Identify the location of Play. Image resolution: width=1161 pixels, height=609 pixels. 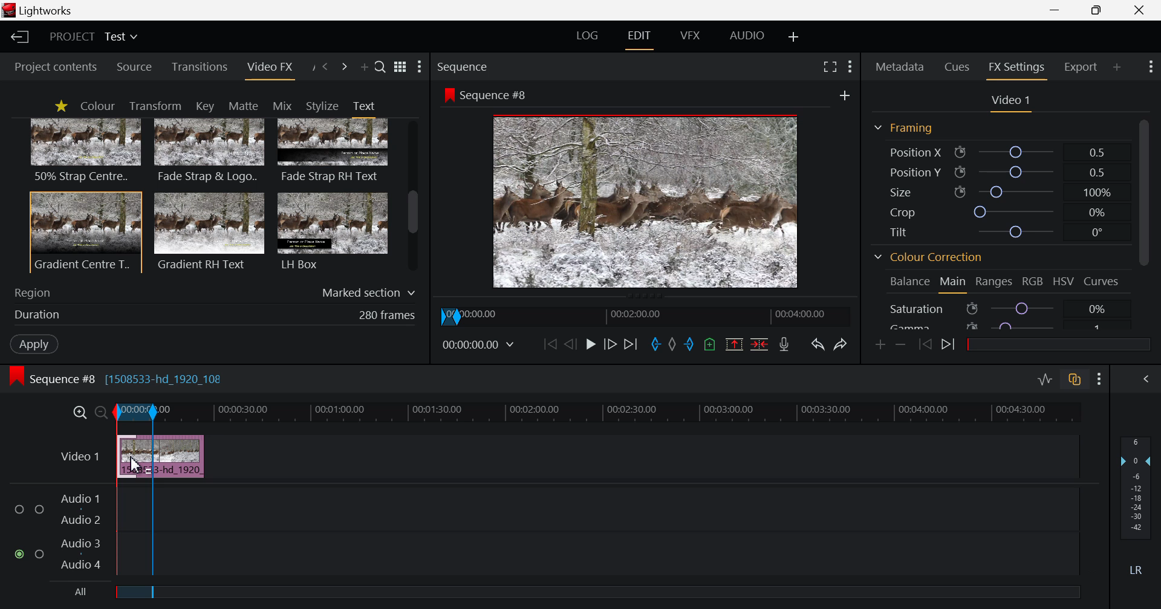
(590, 345).